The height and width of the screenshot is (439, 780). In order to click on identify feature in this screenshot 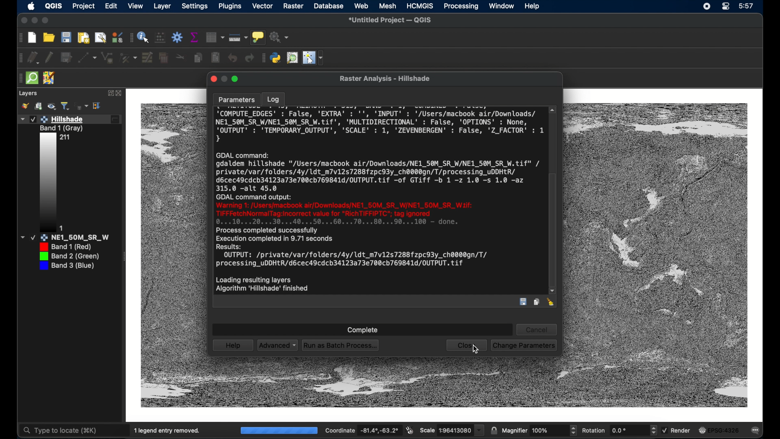, I will do `click(143, 37)`.